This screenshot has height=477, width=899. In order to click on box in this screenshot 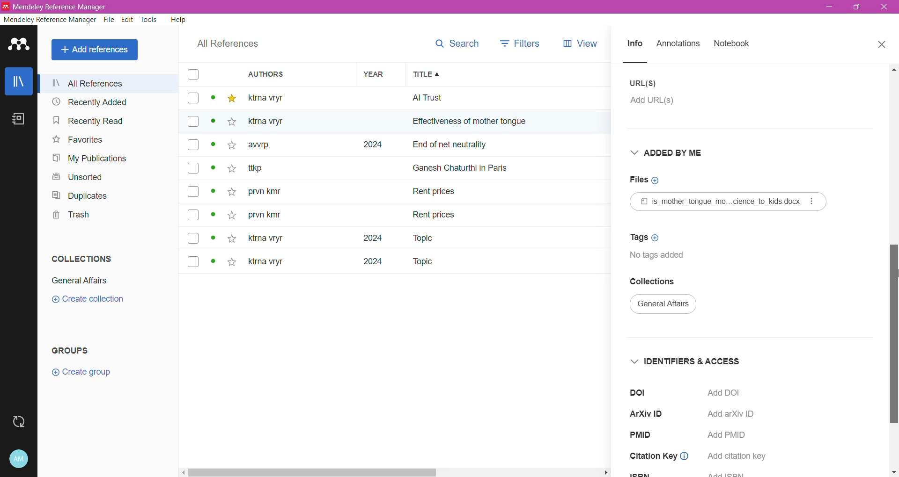, I will do `click(192, 75)`.